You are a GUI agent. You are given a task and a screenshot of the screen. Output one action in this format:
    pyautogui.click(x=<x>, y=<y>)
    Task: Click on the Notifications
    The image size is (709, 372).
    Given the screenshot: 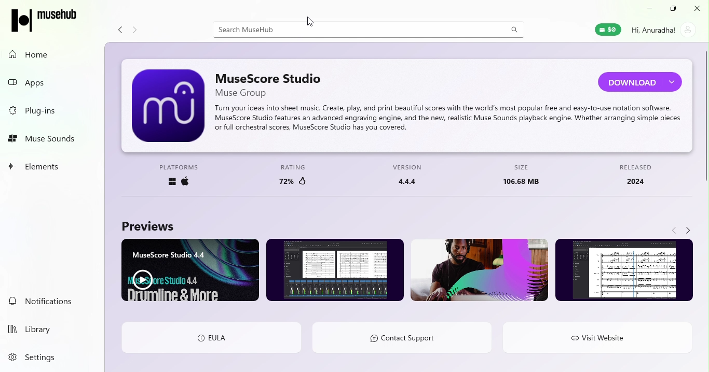 What is the action you would take?
    pyautogui.click(x=49, y=302)
    